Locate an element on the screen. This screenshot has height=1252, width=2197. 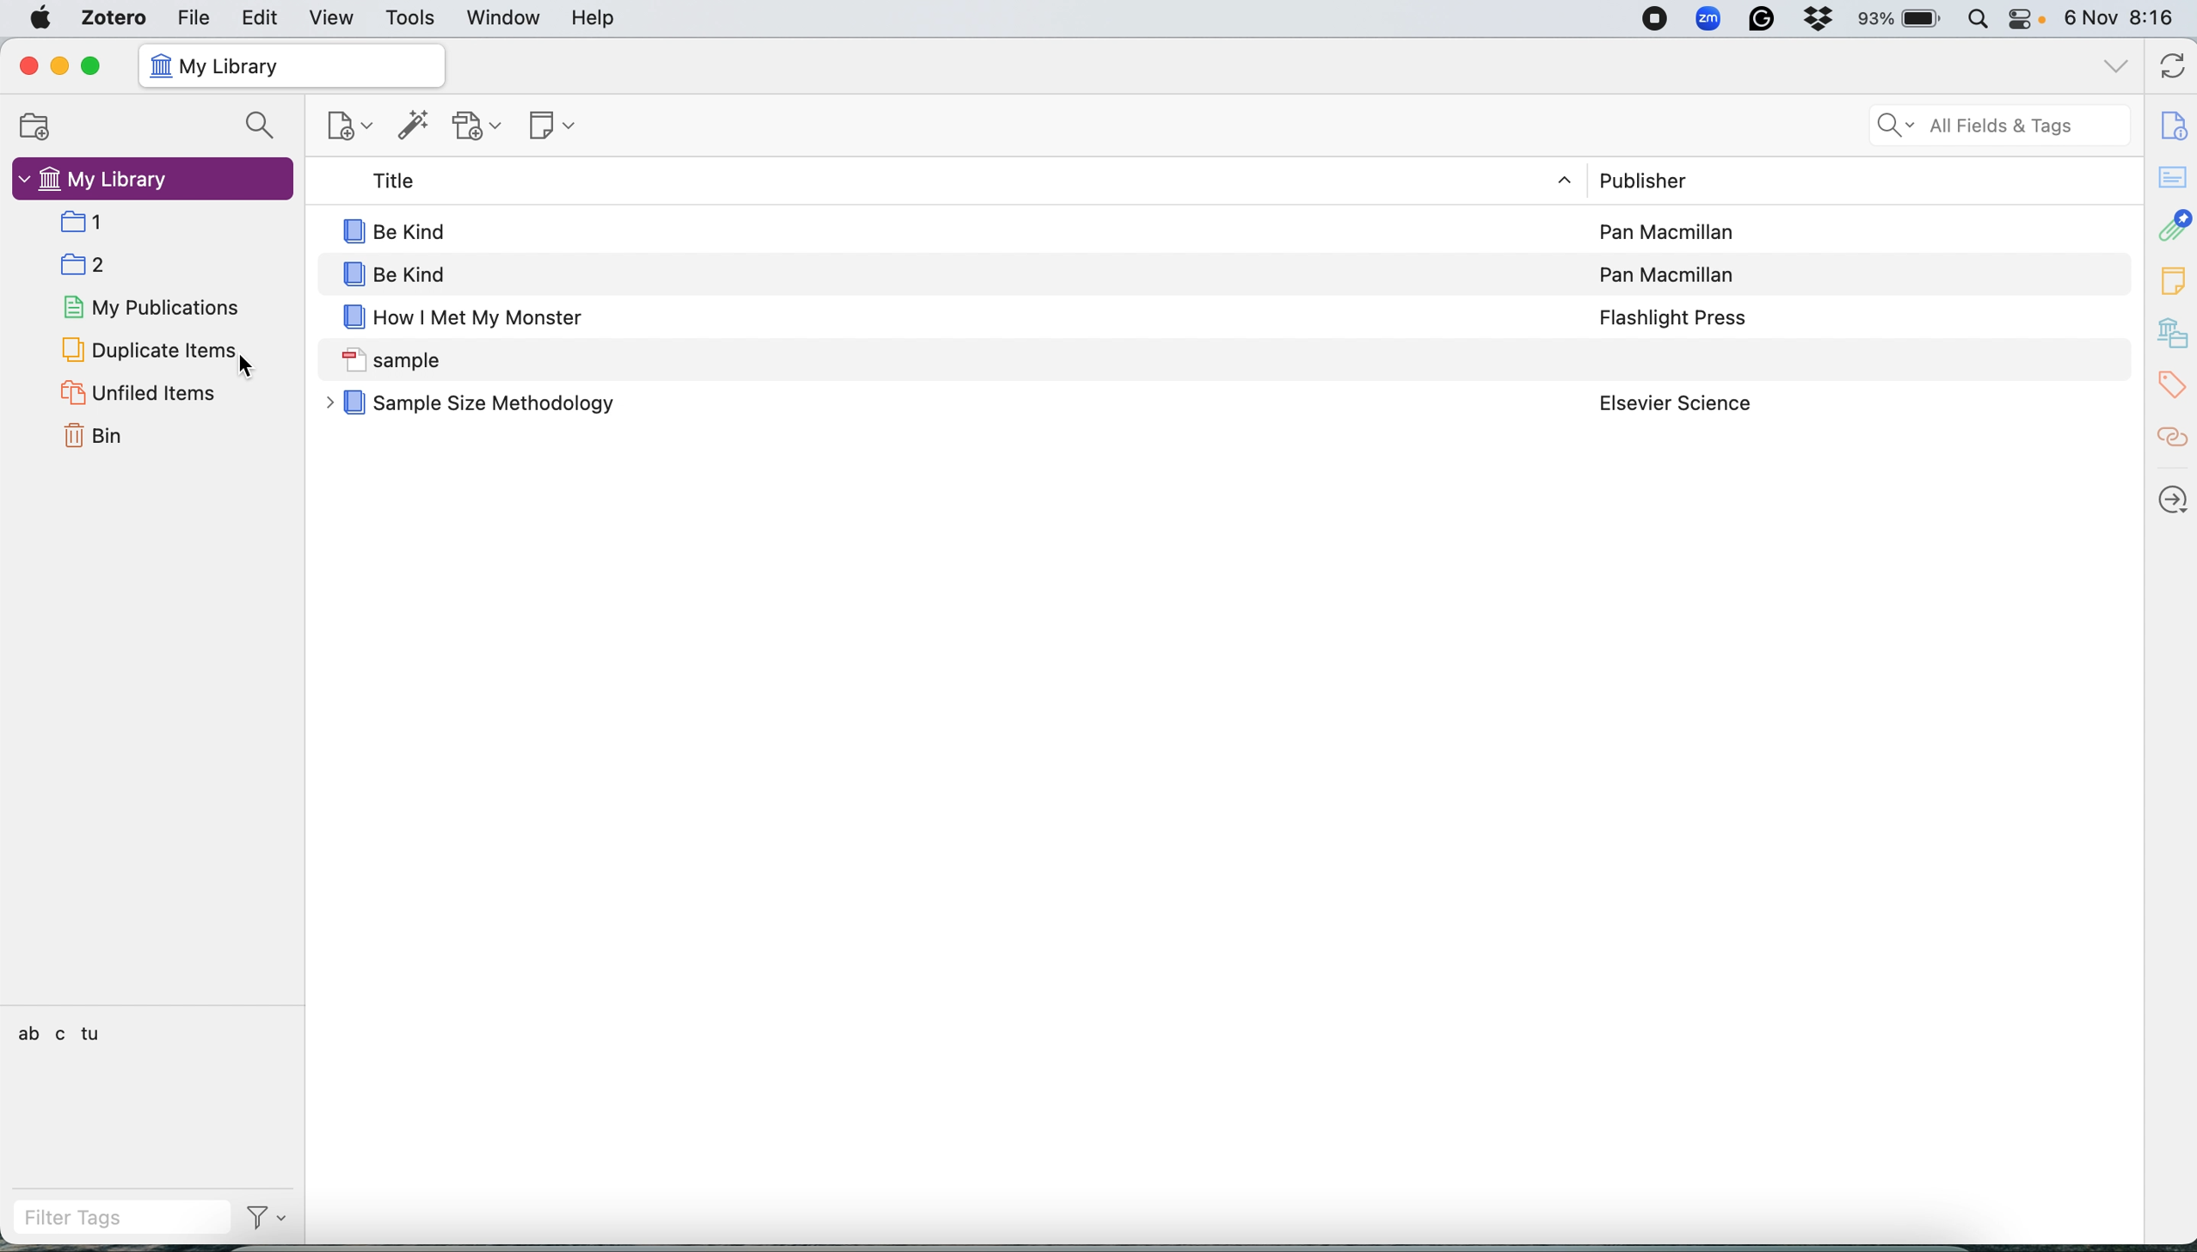
maximize is located at coordinates (99, 64).